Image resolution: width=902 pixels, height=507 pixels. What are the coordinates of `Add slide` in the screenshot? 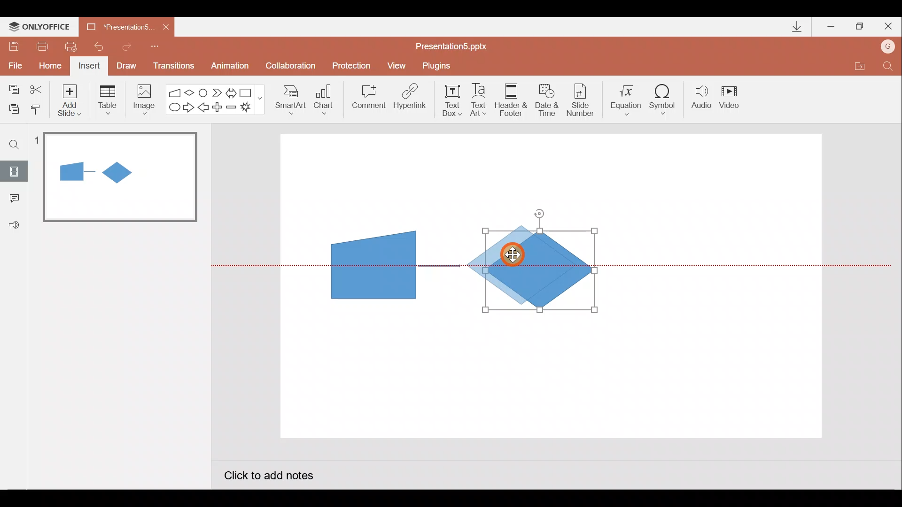 It's located at (71, 98).